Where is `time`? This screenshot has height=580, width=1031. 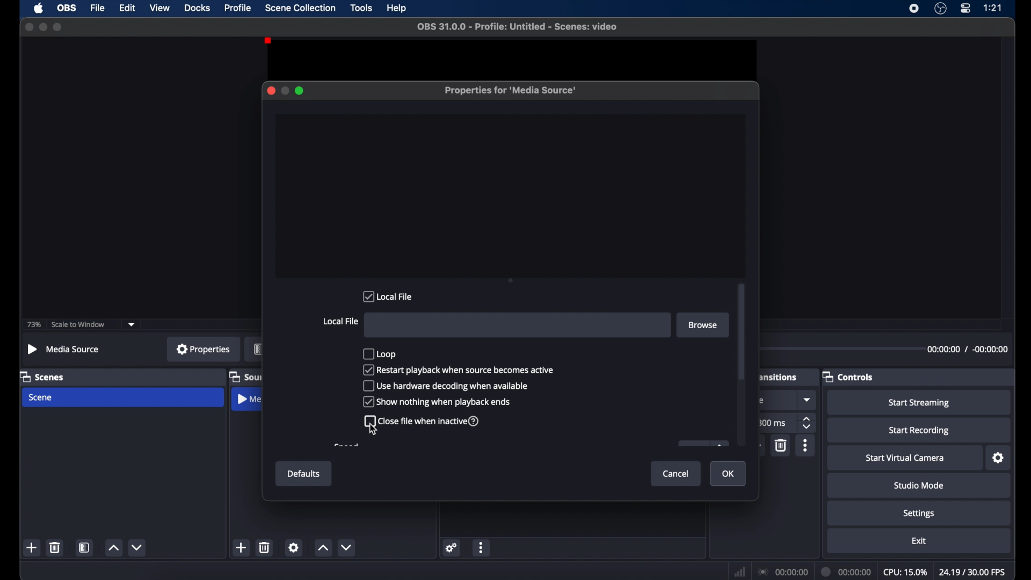
time is located at coordinates (992, 8).